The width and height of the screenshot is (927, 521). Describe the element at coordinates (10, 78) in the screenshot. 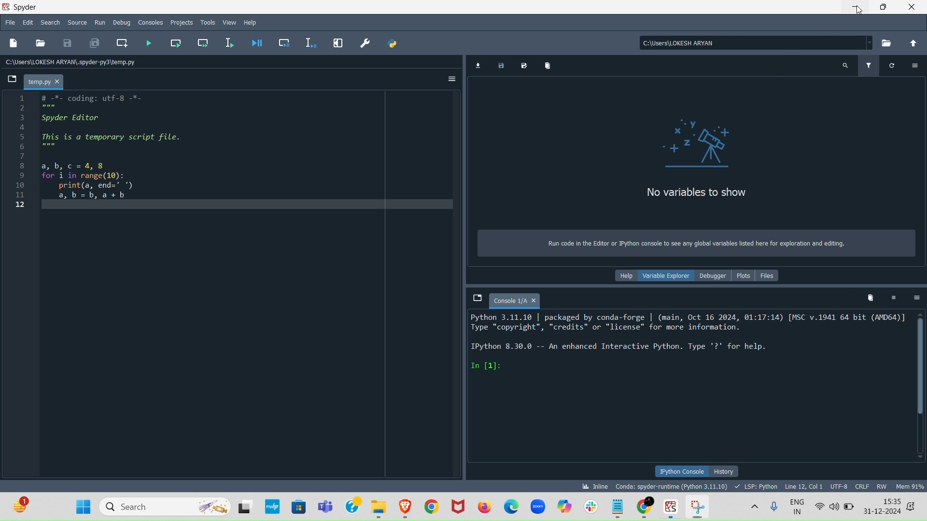

I see `Browse tabs` at that location.